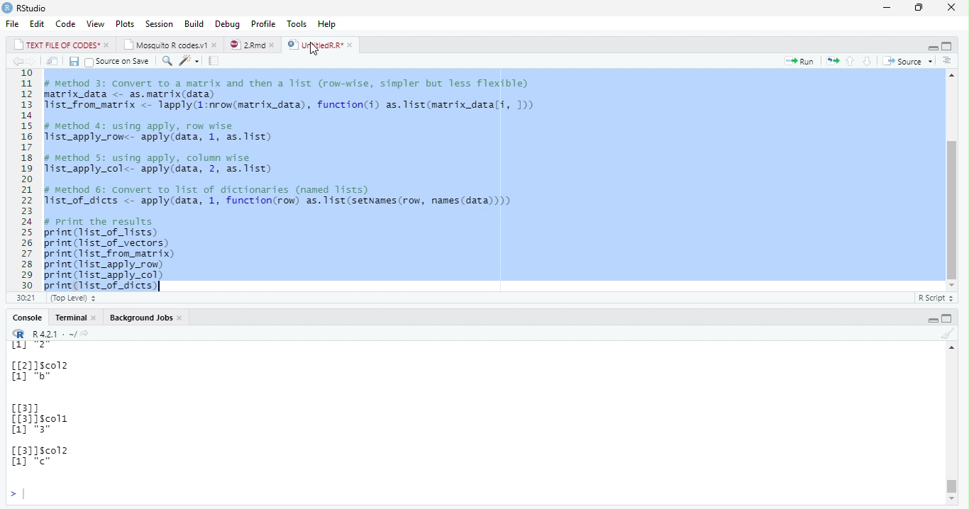 This screenshot has height=509, width=969. I want to click on R 4.2.1 - ~/, so click(55, 333).